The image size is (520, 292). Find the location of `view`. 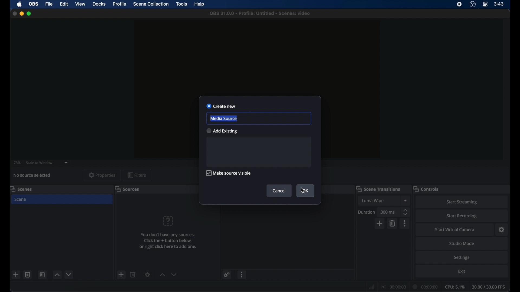

view is located at coordinates (80, 4).